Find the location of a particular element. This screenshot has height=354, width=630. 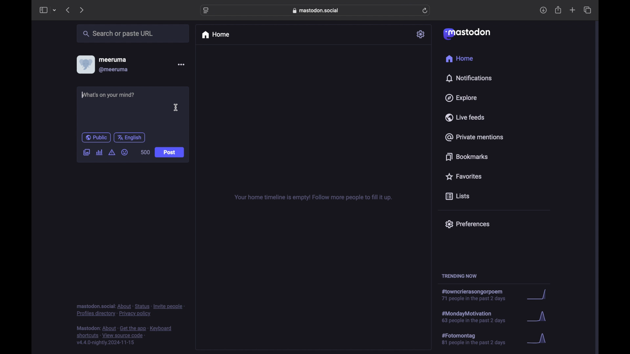

notifications is located at coordinates (469, 78).